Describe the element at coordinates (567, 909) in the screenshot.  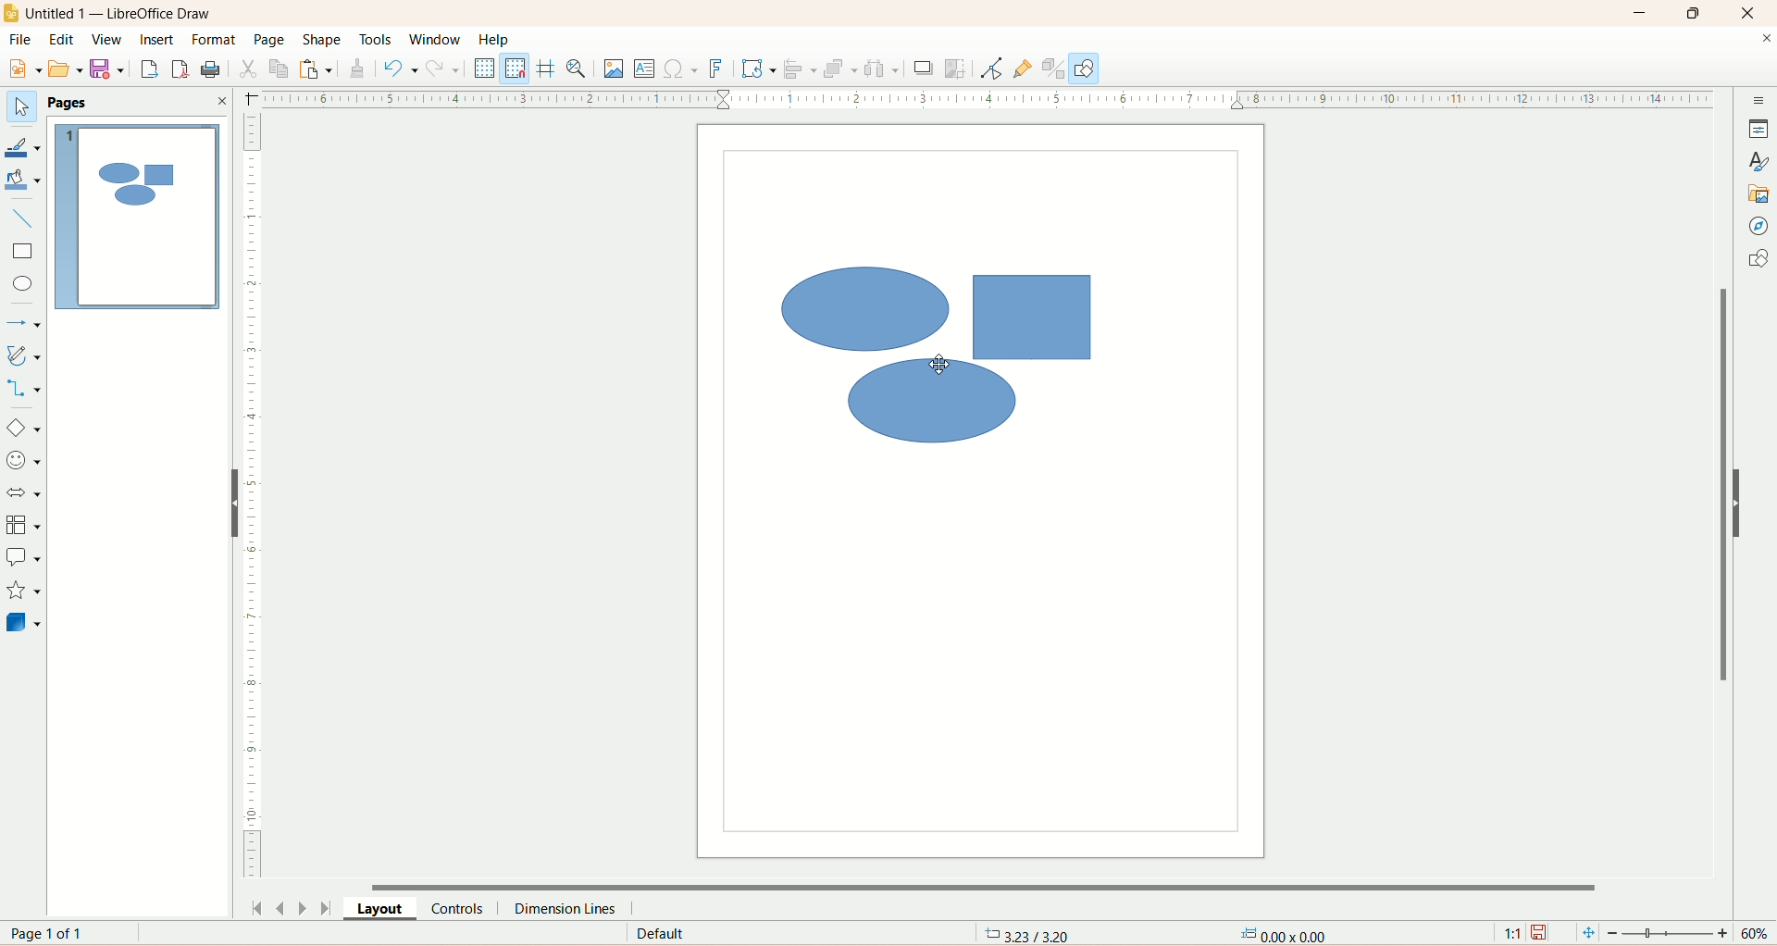
I see `dimension lines` at that location.